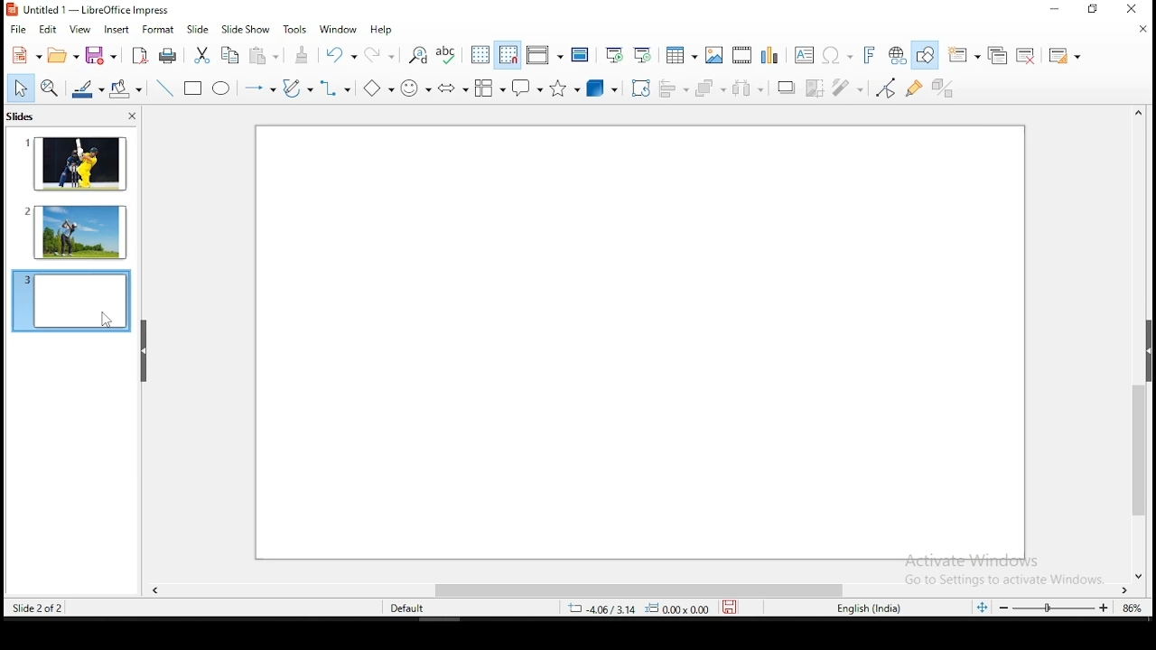 This screenshot has width=1156, height=650. Describe the element at coordinates (42, 608) in the screenshot. I see `slide 2 of 2` at that location.